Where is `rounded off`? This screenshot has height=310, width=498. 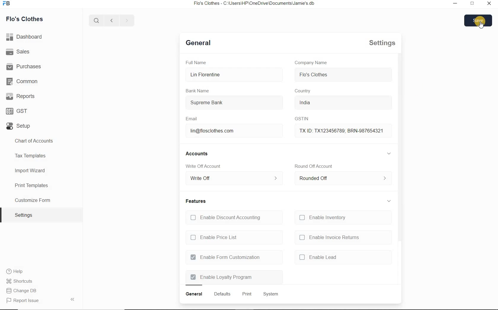 rounded off is located at coordinates (341, 180).